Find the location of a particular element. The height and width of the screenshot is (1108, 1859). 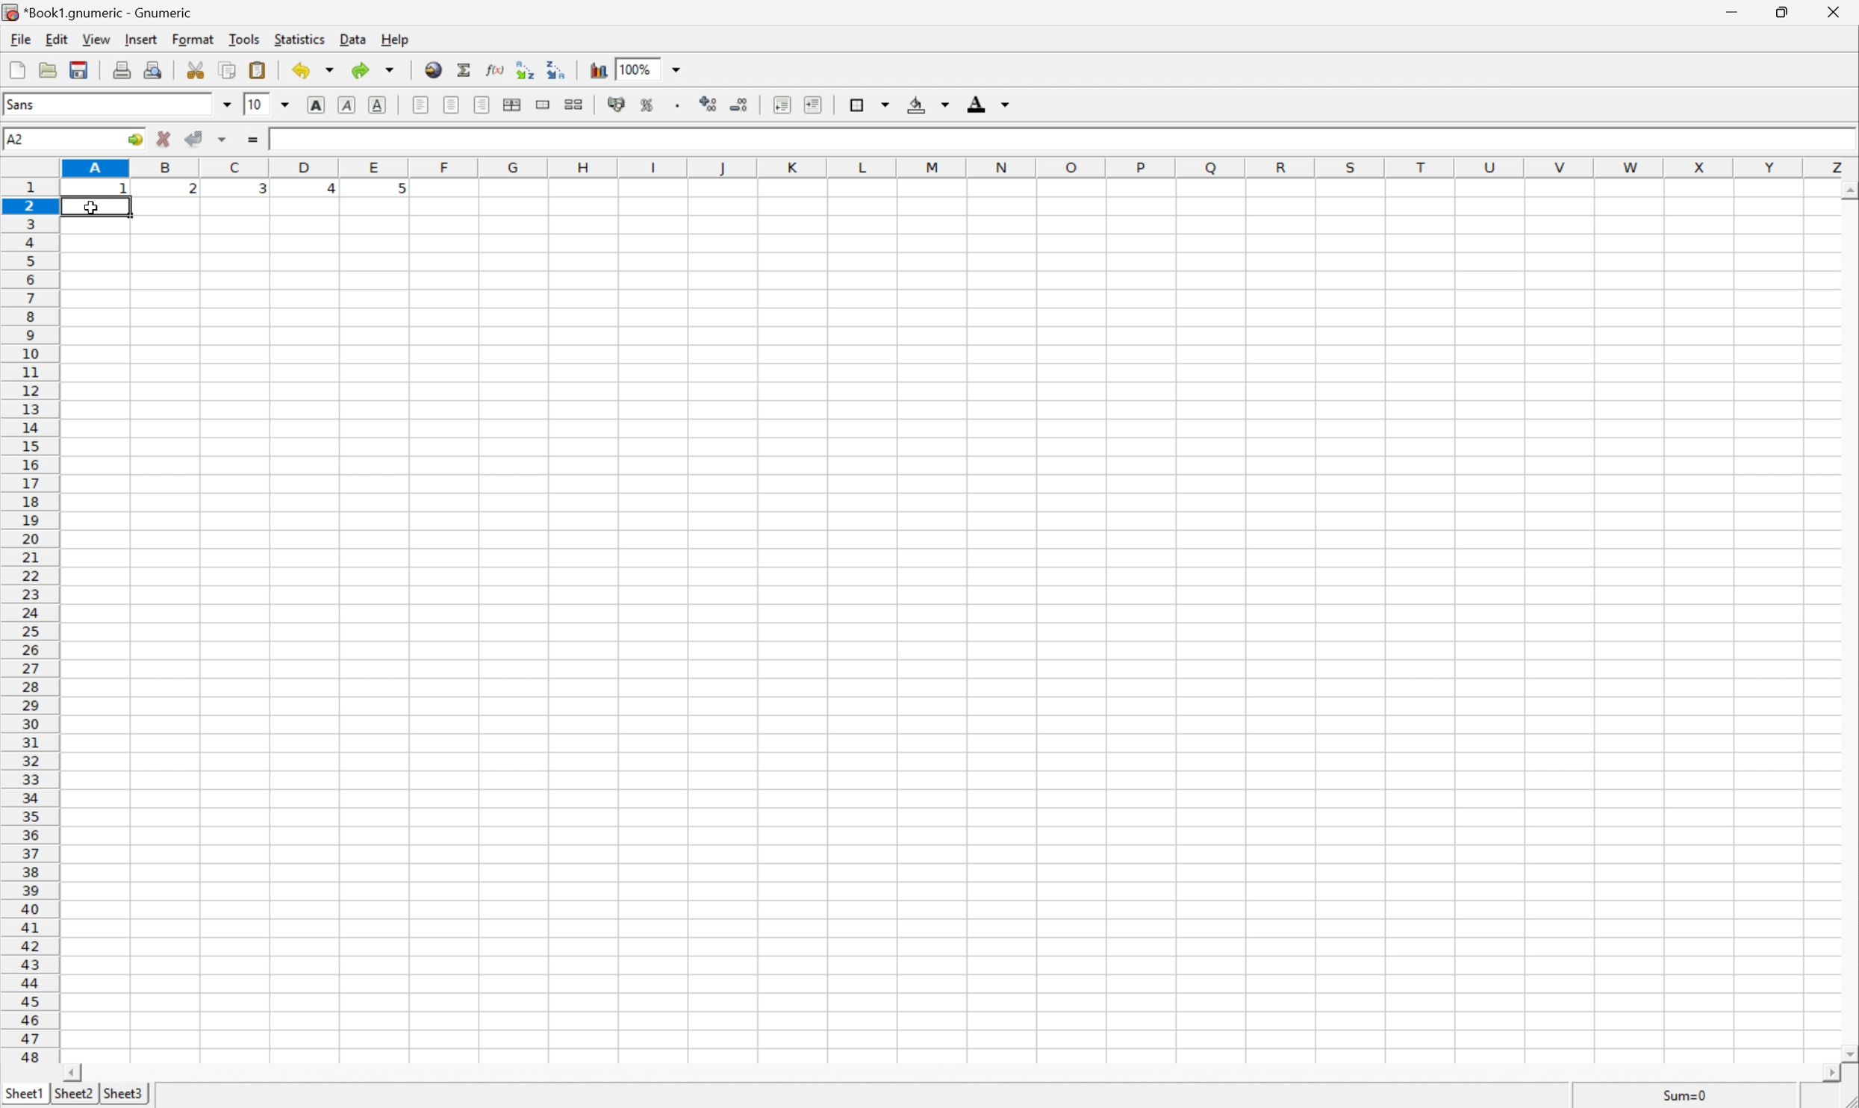

restore down is located at coordinates (1786, 11).